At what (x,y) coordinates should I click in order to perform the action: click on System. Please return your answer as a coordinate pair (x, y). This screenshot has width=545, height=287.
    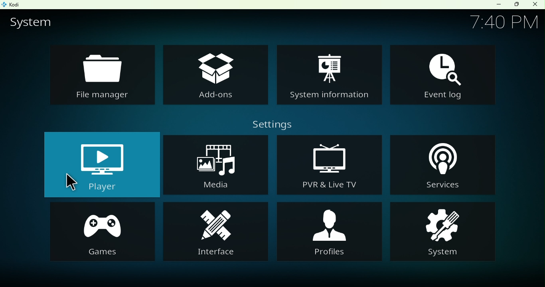
    Looking at the image, I should click on (447, 232).